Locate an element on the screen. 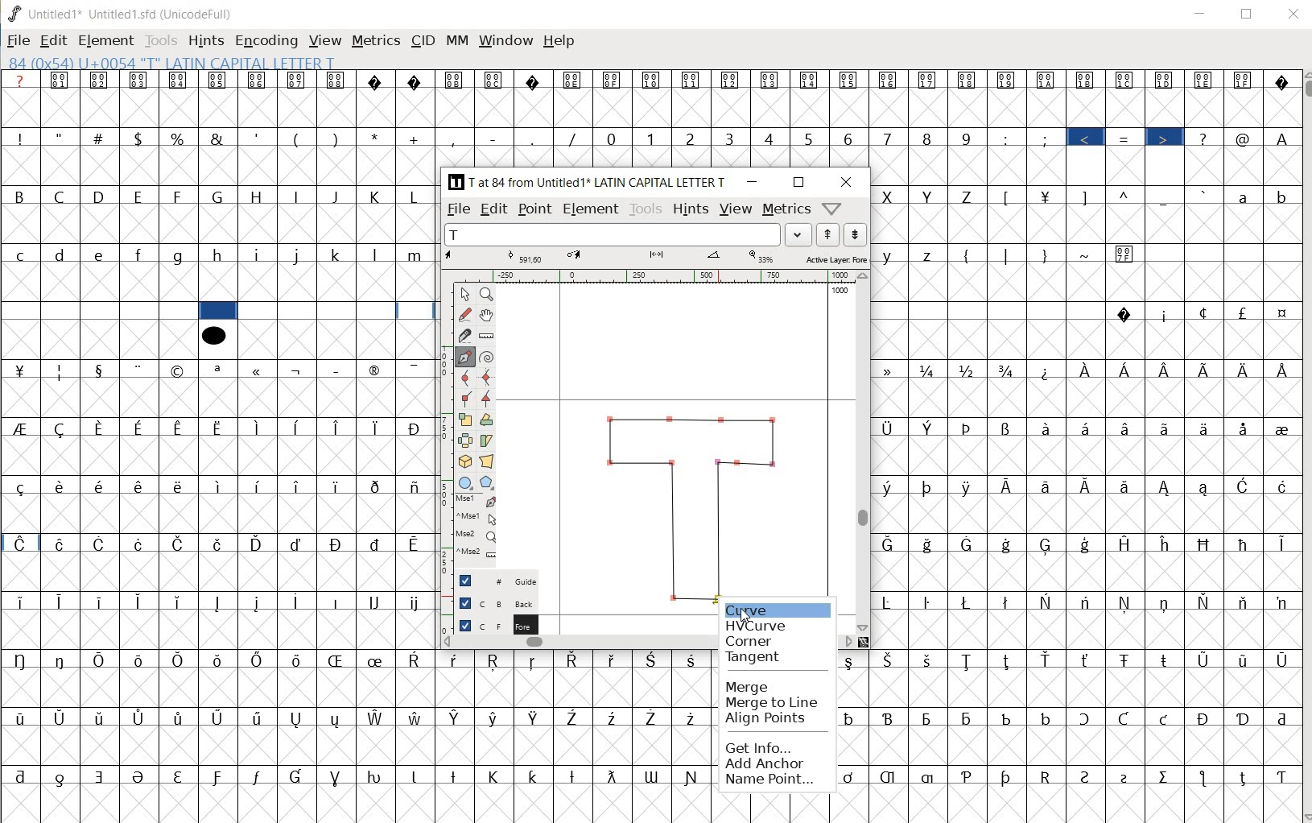  Symbol is located at coordinates (100, 369).